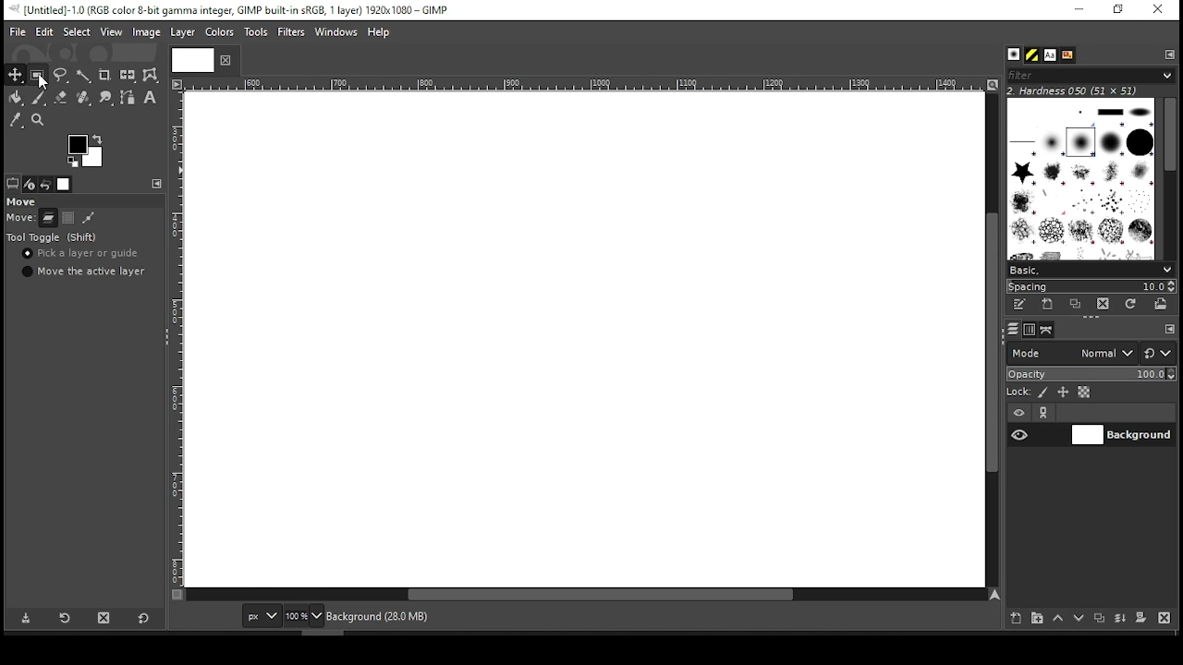 This screenshot has height=665, width=1183. What do you see at coordinates (150, 99) in the screenshot?
I see `text tool` at bounding box center [150, 99].